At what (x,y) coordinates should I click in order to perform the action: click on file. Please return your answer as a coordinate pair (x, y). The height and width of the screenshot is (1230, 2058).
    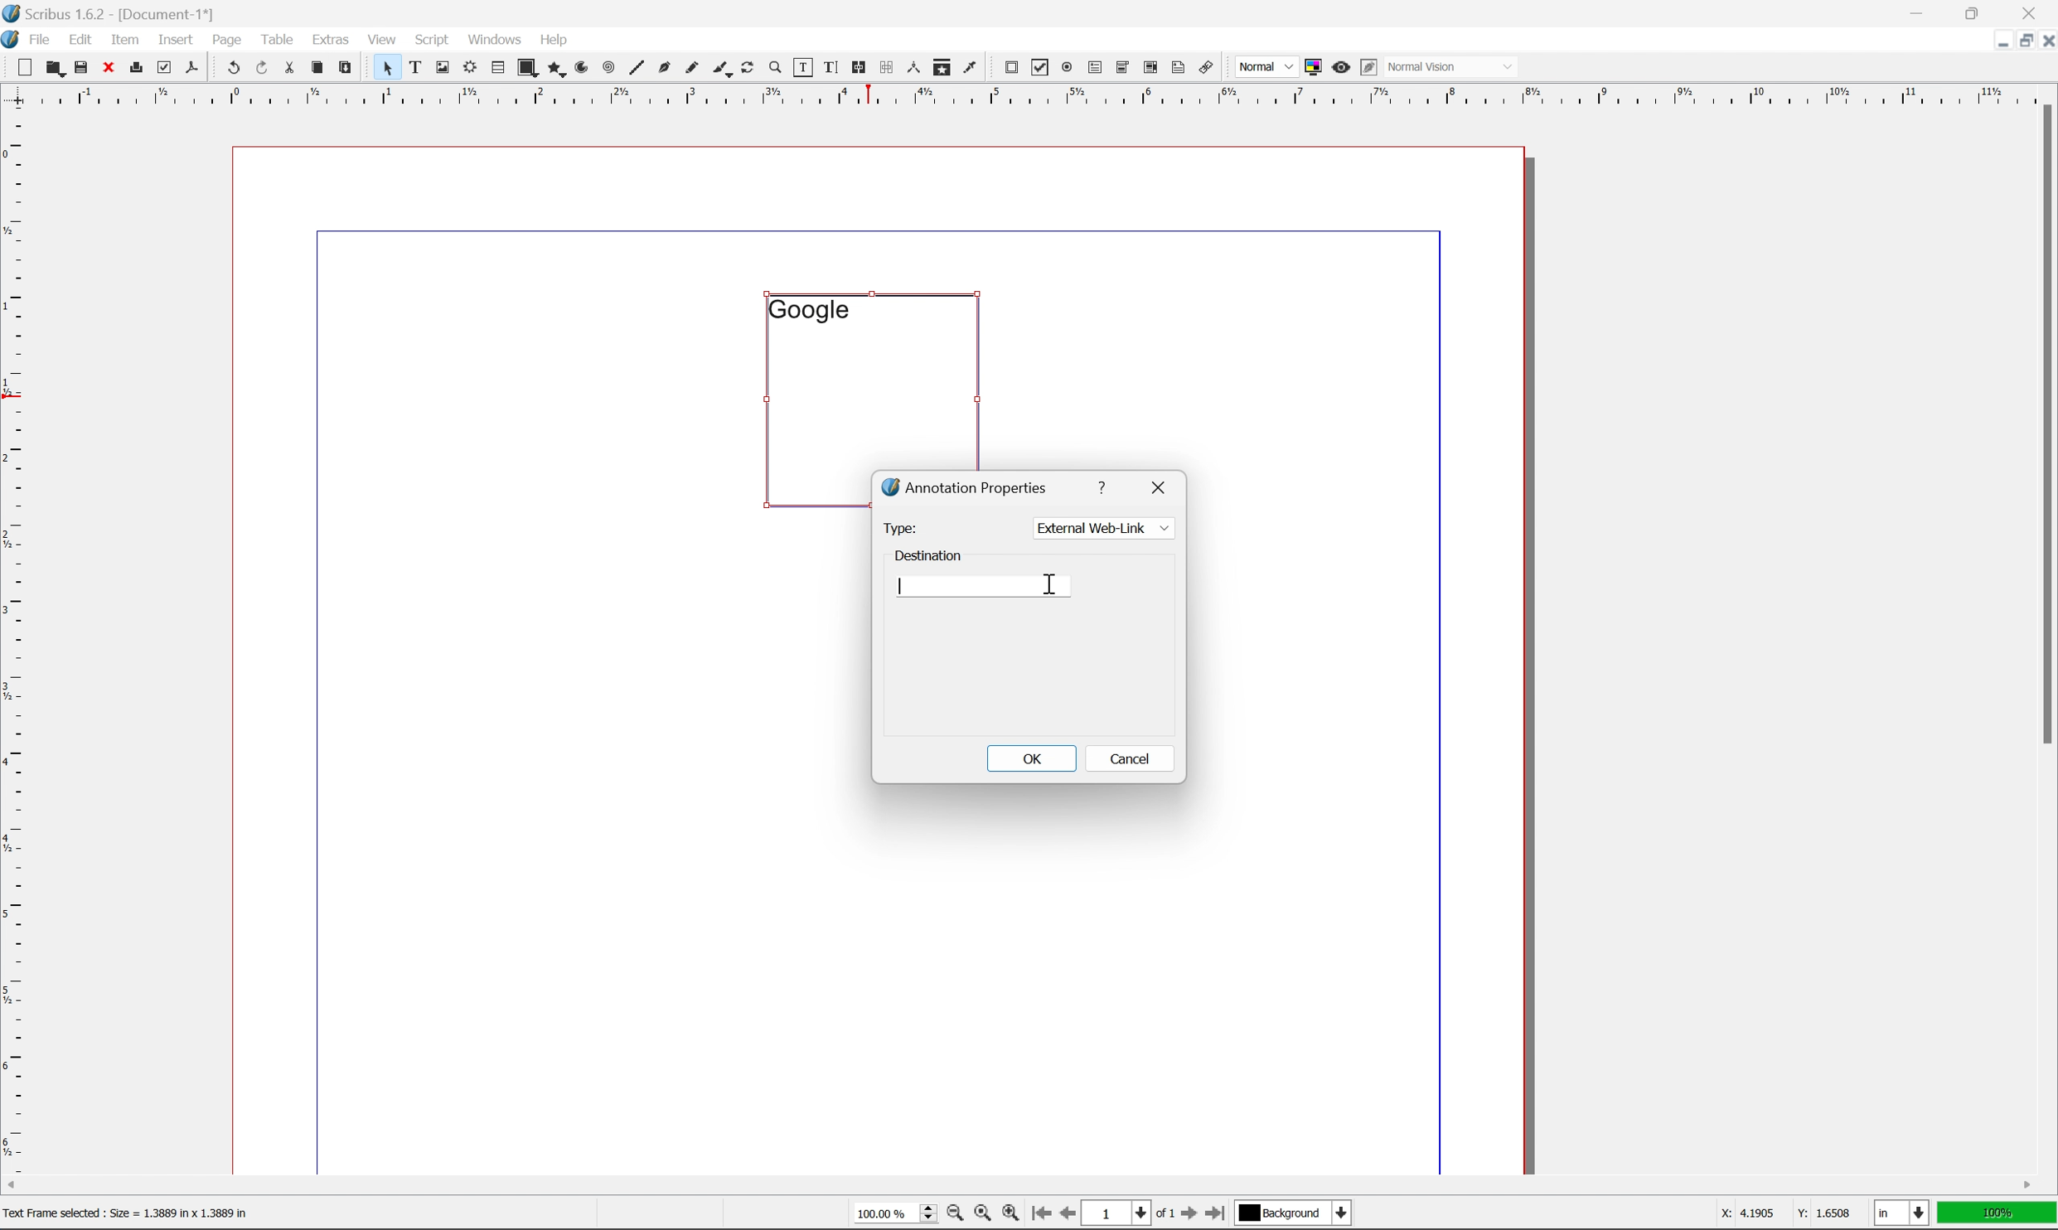
    Looking at the image, I should click on (41, 40).